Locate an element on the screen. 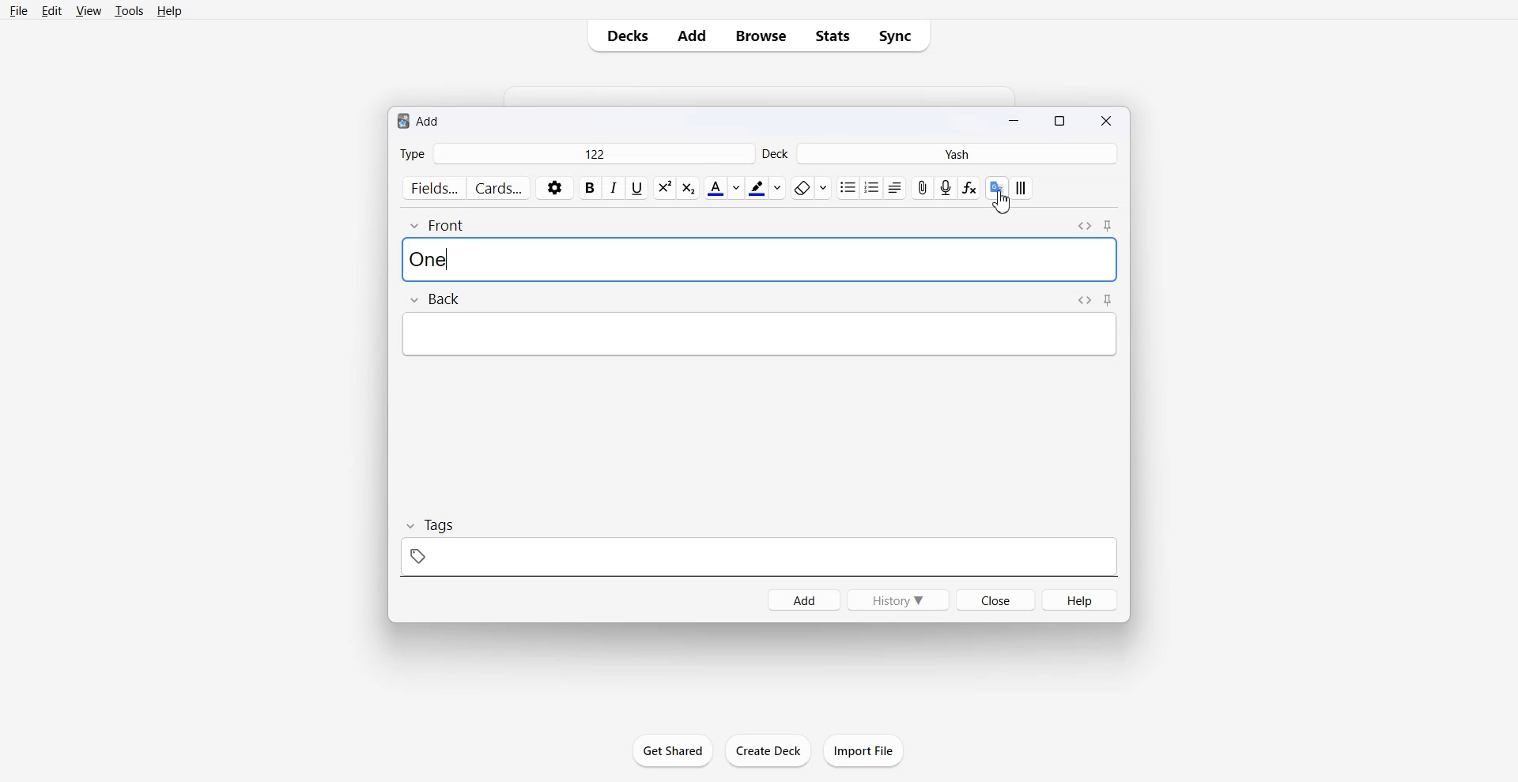 The image size is (1518, 782). Order list is located at coordinates (871, 187).